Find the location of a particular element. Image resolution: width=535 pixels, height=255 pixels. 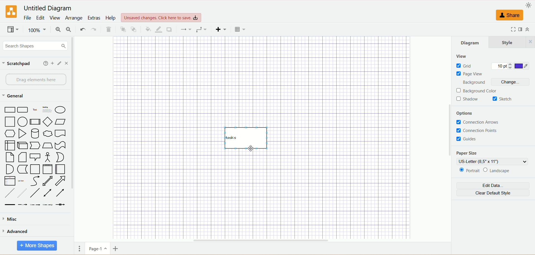

edit is located at coordinates (40, 18).